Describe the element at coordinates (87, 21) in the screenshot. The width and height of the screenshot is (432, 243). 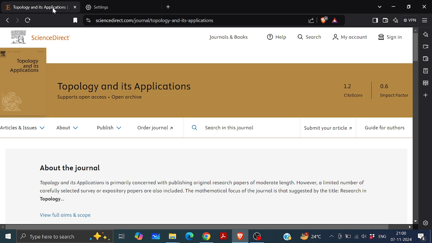
I see `View site information` at that location.